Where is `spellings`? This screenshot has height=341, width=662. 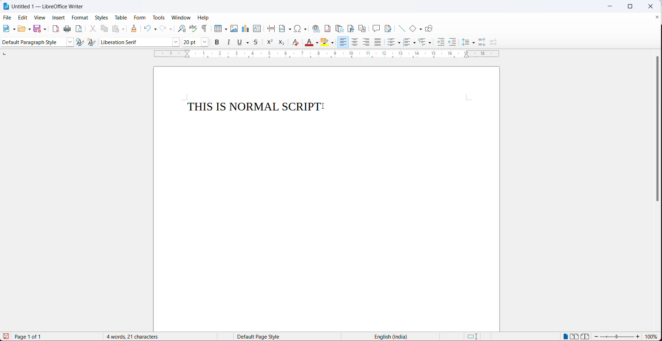
spellings is located at coordinates (192, 28).